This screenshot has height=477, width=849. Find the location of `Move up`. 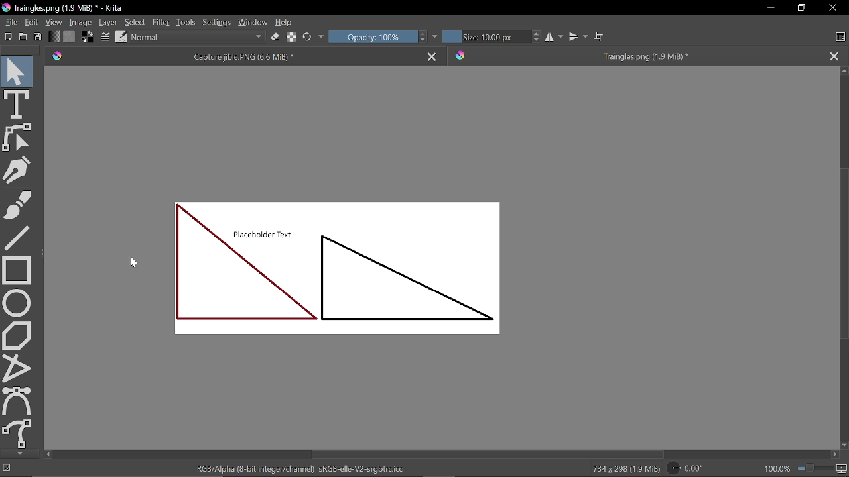

Move up is located at coordinates (844, 72).